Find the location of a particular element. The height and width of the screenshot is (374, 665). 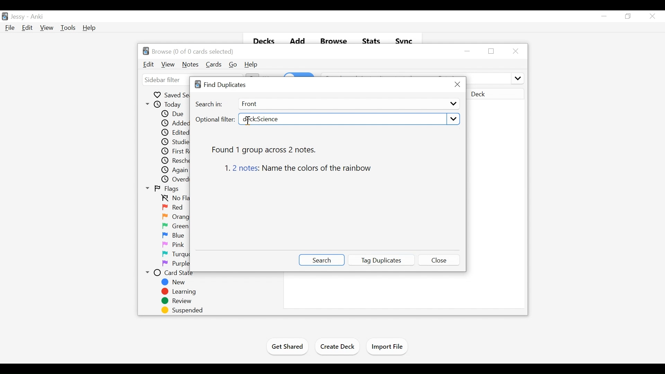

Stats is located at coordinates (371, 39).